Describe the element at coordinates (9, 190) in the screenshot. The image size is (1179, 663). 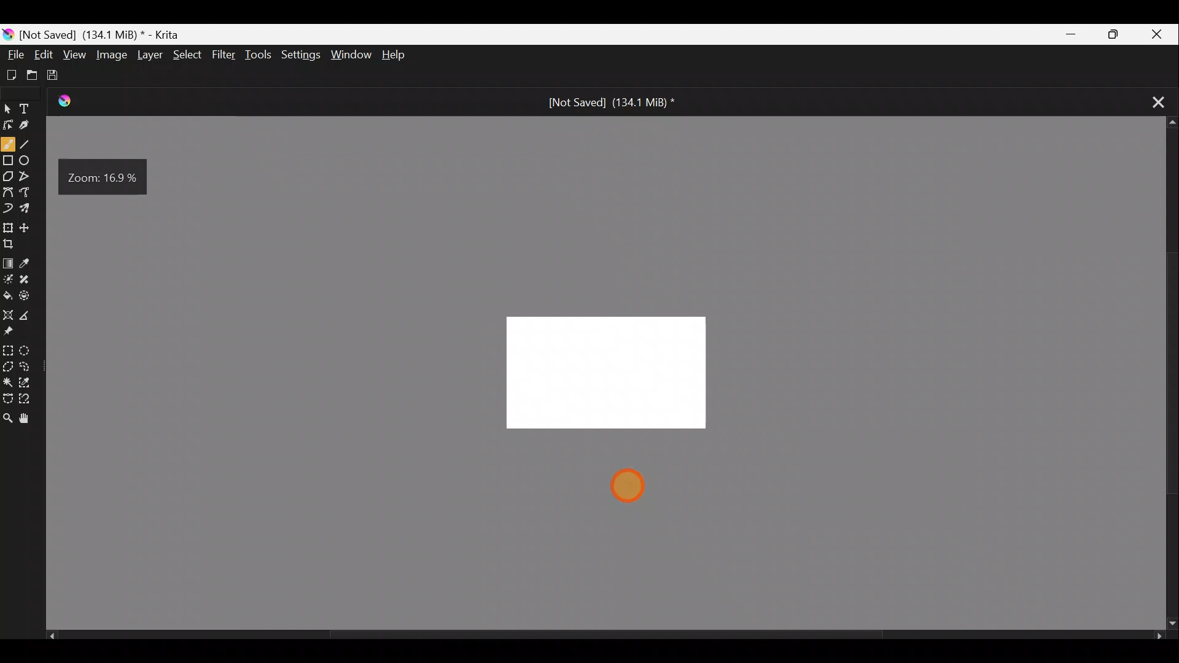
I see `Bezier curve tool` at that location.